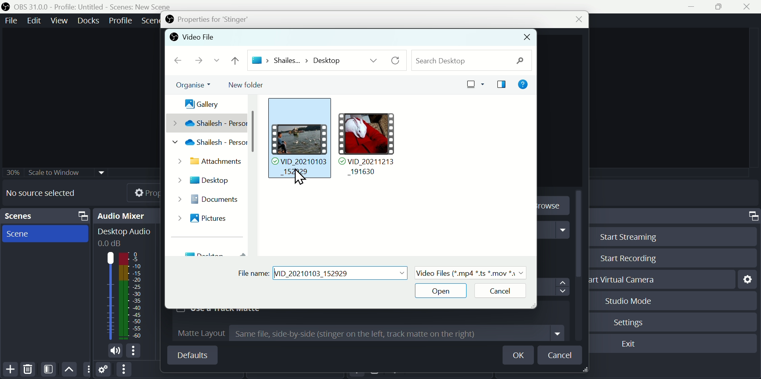 This screenshot has height=379, width=761. Describe the element at coordinates (630, 345) in the screenshot. I see `Exit` at that location.